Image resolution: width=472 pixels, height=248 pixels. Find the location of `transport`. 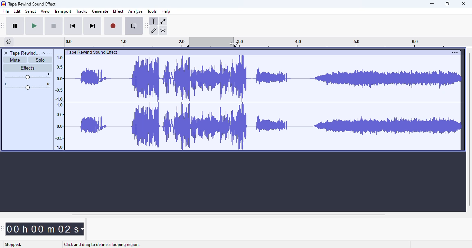

transport is located at coordinates (63, 12).